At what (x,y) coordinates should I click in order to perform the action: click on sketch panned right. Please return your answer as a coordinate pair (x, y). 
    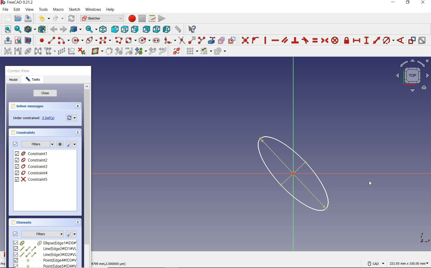
    Looking at the image, I should click on (296, 174).